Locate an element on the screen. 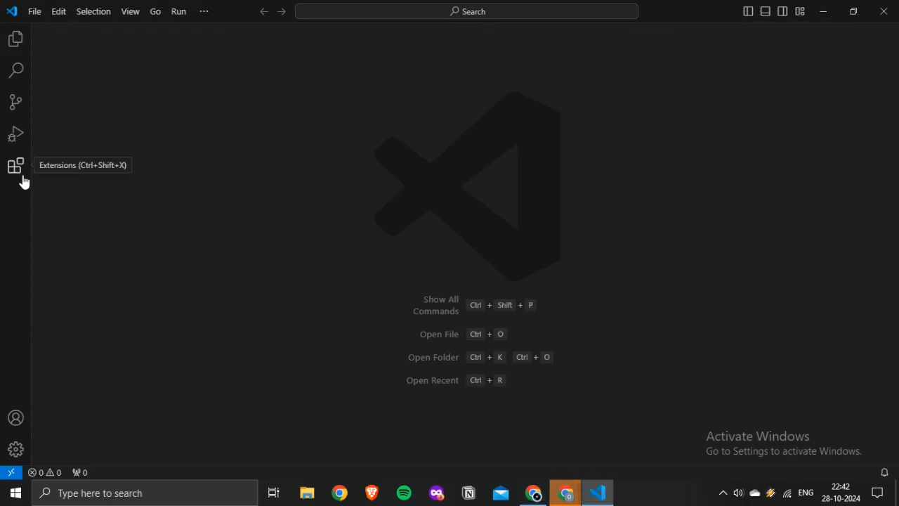 The width and height of the screenshot is (899, 506). spotify is located at coordinates (405, 493).